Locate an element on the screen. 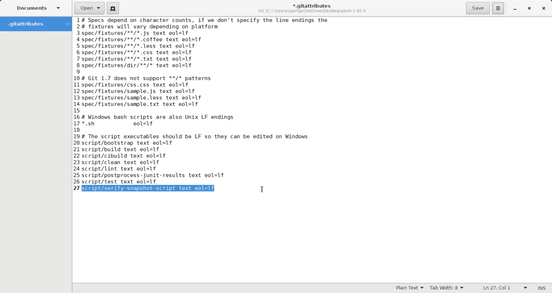  # Specs depend on character counts, if we don't specify the line endings the
 # fixtures will vary depending on platform
 spec/fixtures/**/*.js text eol=1f
-spec/fixtures/**/*.coffee text eol=1f
 spec/fixtures/**/*.less text eol=1f
 spec/fixtures/**/*.css text eol=1f
'spec/fixtures/**/*. txt text eol=1f
 spec/fixtures/dir/**/* text eol=1f

| # Git 1.7 does not support **/* patterns
spec/fixtures/css.css text eol=1f
 spec/fixtures/sample.js text eol=1f
 spec/fixtures/sample.less text eol=1f
-spec/fixtures/sample.txt text eol=1f

;

 # Windows bash scripts are also Unix LF endings
'*.sh eol=1f

 # The script executables should be LF so they can be edited on Windows
 script/bootstrap text eol=1f

script/build text eol=1f

script/cibuild text eol=1f

 script/clean text eol=1f

script/lint text eol=1f
 script/postprocess-junit-results text eol=1f
 script/test text eol=1f is located at coordinates (210, 101).